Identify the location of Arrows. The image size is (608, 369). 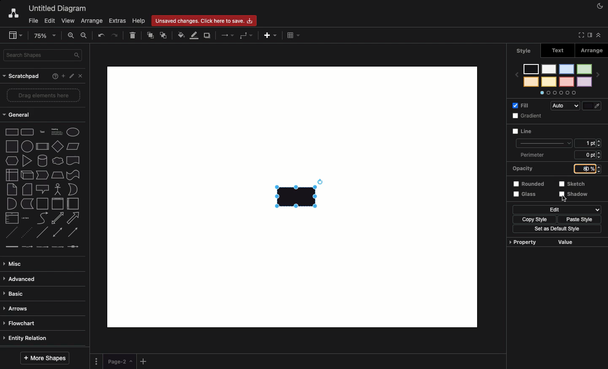
(225, 35).